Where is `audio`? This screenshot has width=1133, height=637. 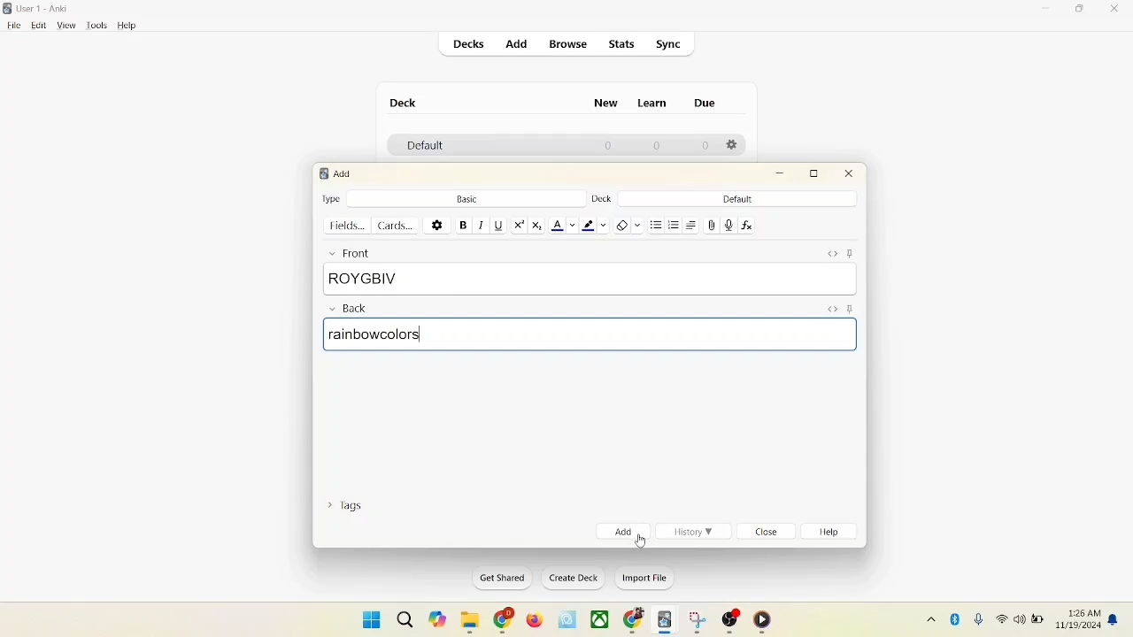
audio is located at coordinates (729, 225).